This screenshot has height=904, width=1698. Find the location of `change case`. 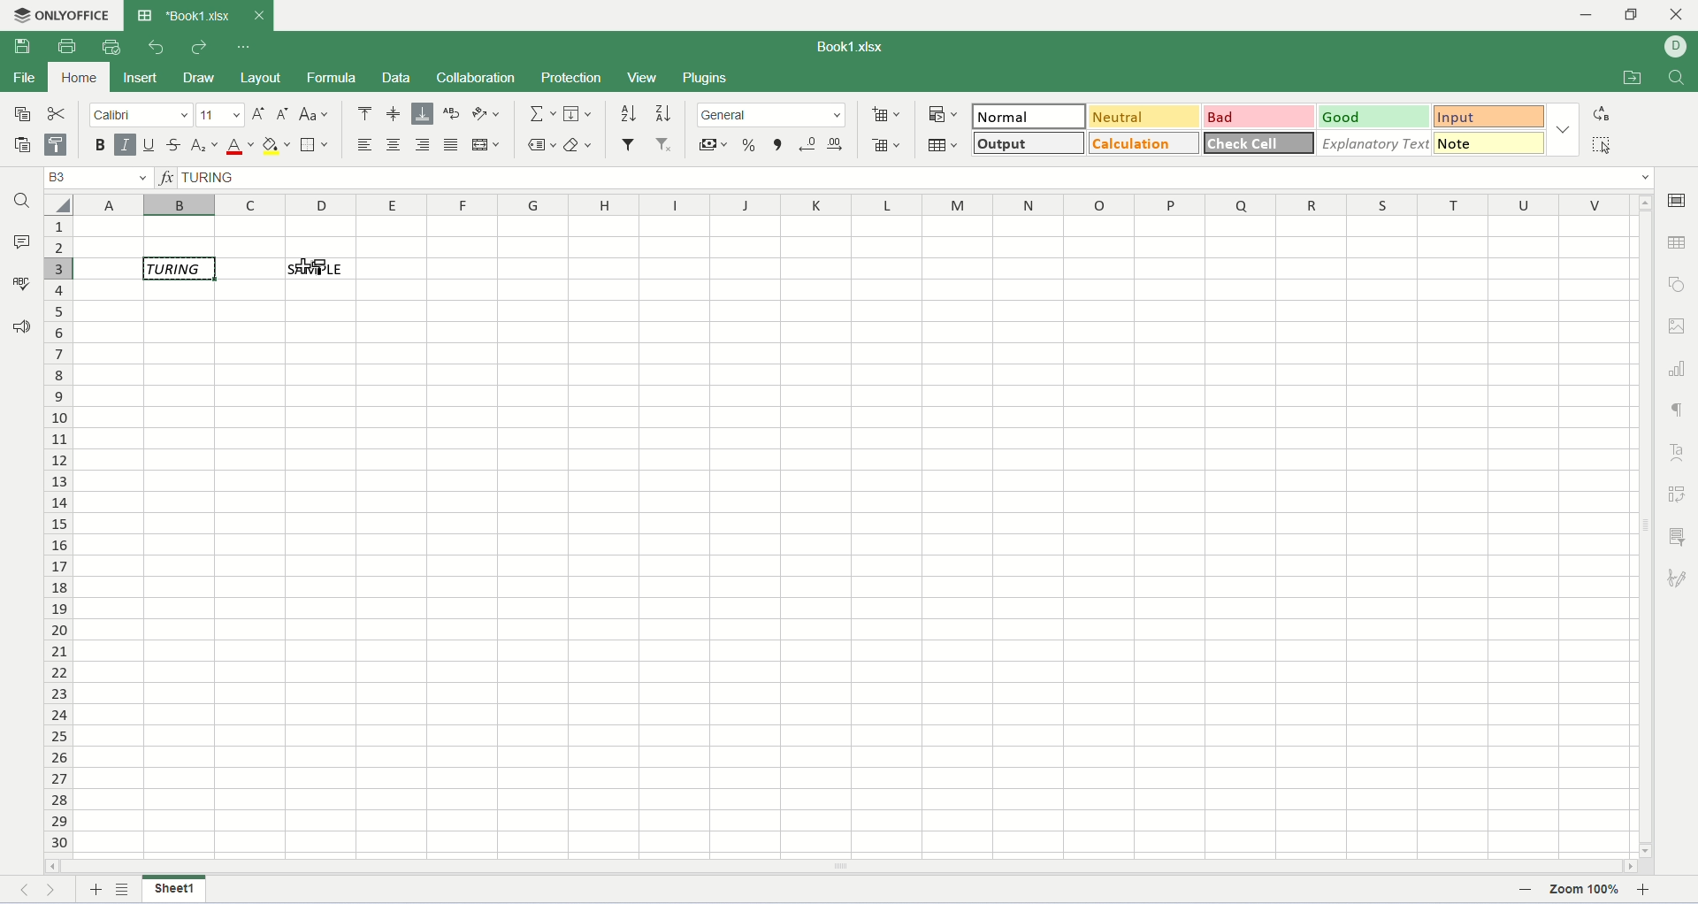

change case is located at coordinates (313, 113).